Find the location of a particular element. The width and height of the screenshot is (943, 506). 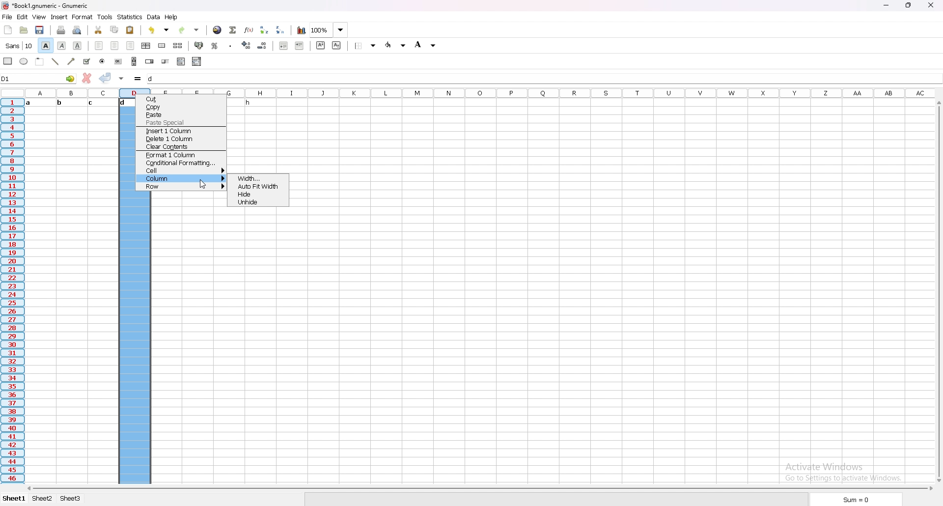

font is located at coordinates (18, 45).